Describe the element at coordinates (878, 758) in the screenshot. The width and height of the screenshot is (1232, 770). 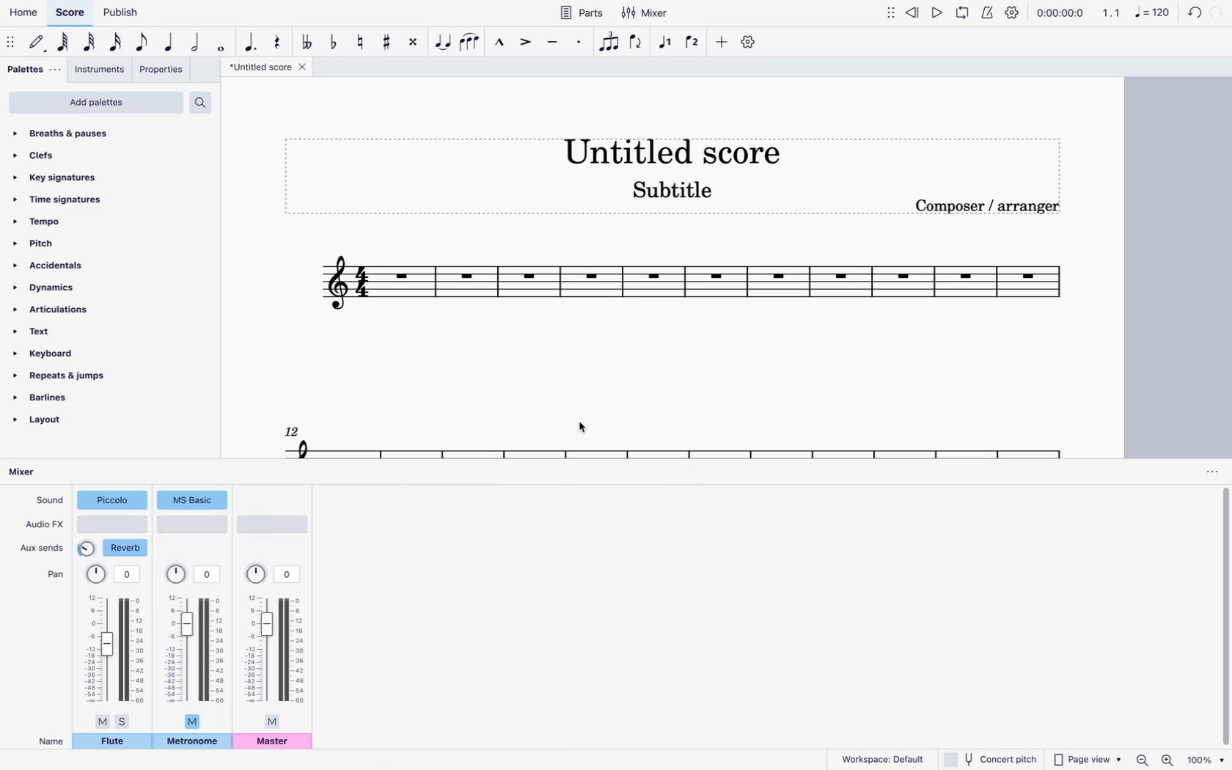
I see `workspace` at that location.